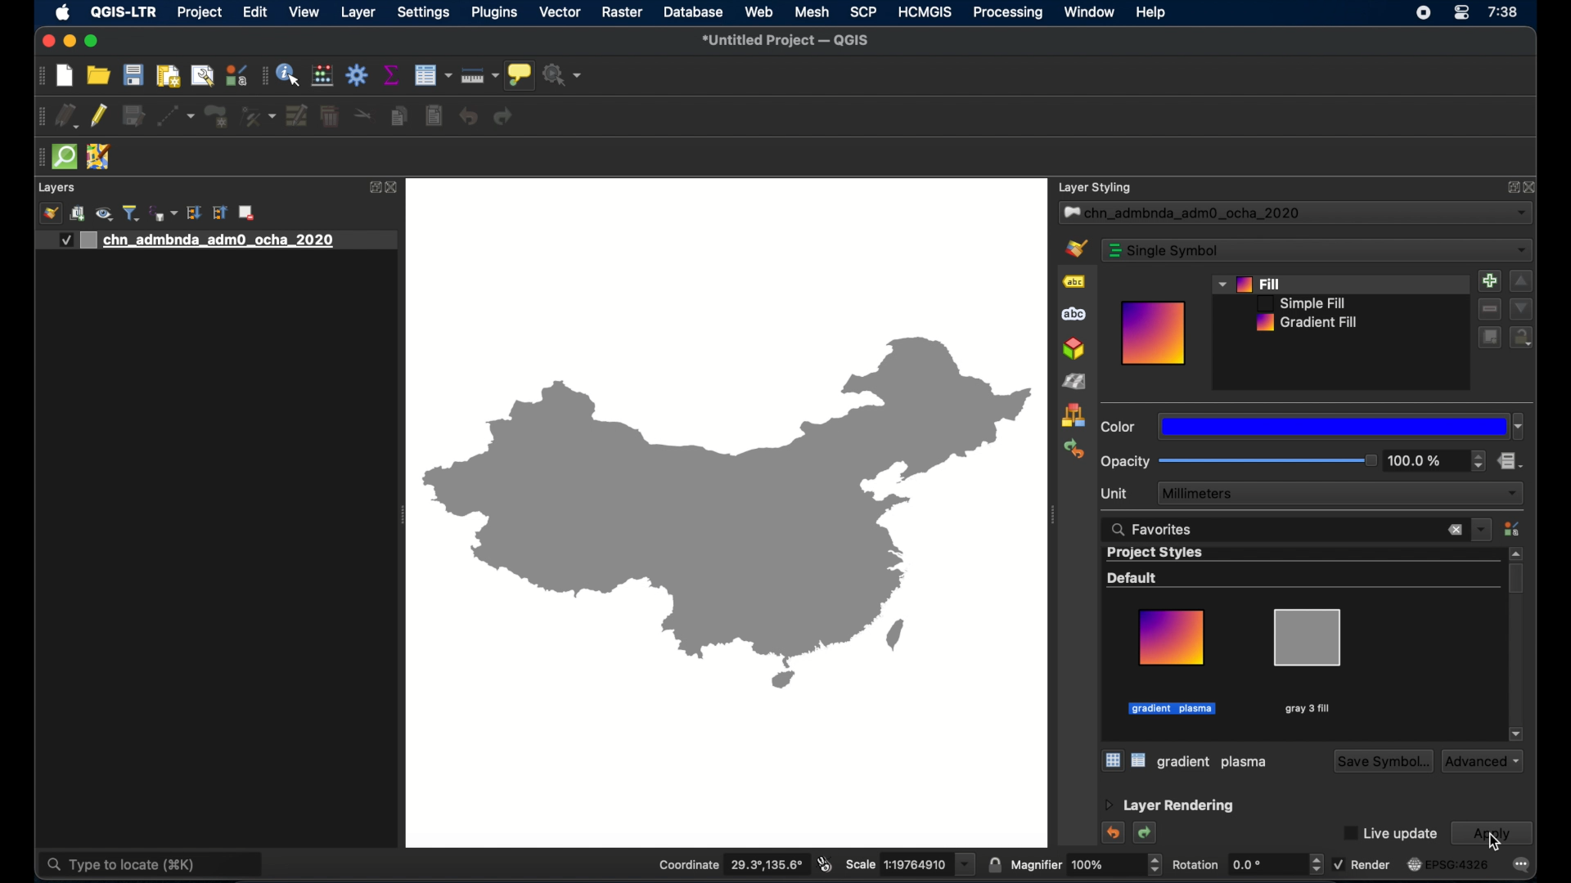 This screenshot has height=883, width=1571. I want to click on drop down arrow, so click(967, 867).